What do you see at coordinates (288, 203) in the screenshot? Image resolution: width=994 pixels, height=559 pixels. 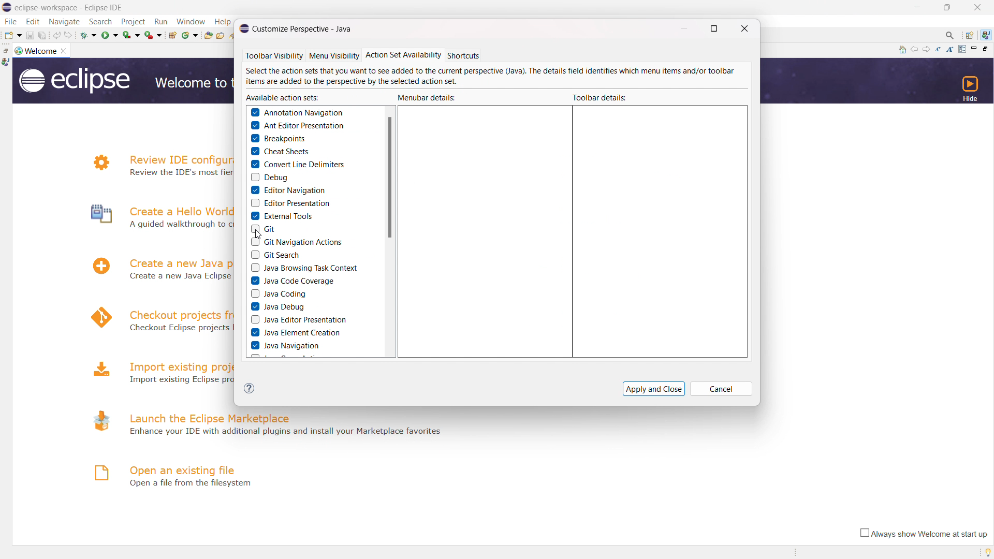 I see `editor presentation` at bounding box center [288, 203].